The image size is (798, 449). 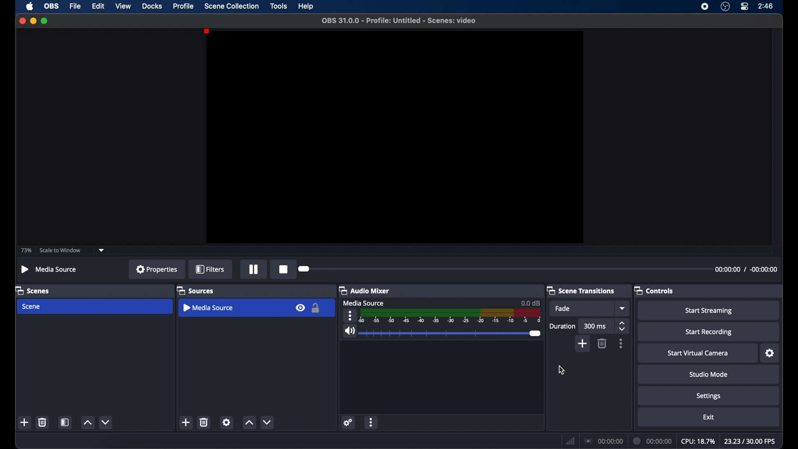 I want to click on scene collection, so click(x=232, y=6).